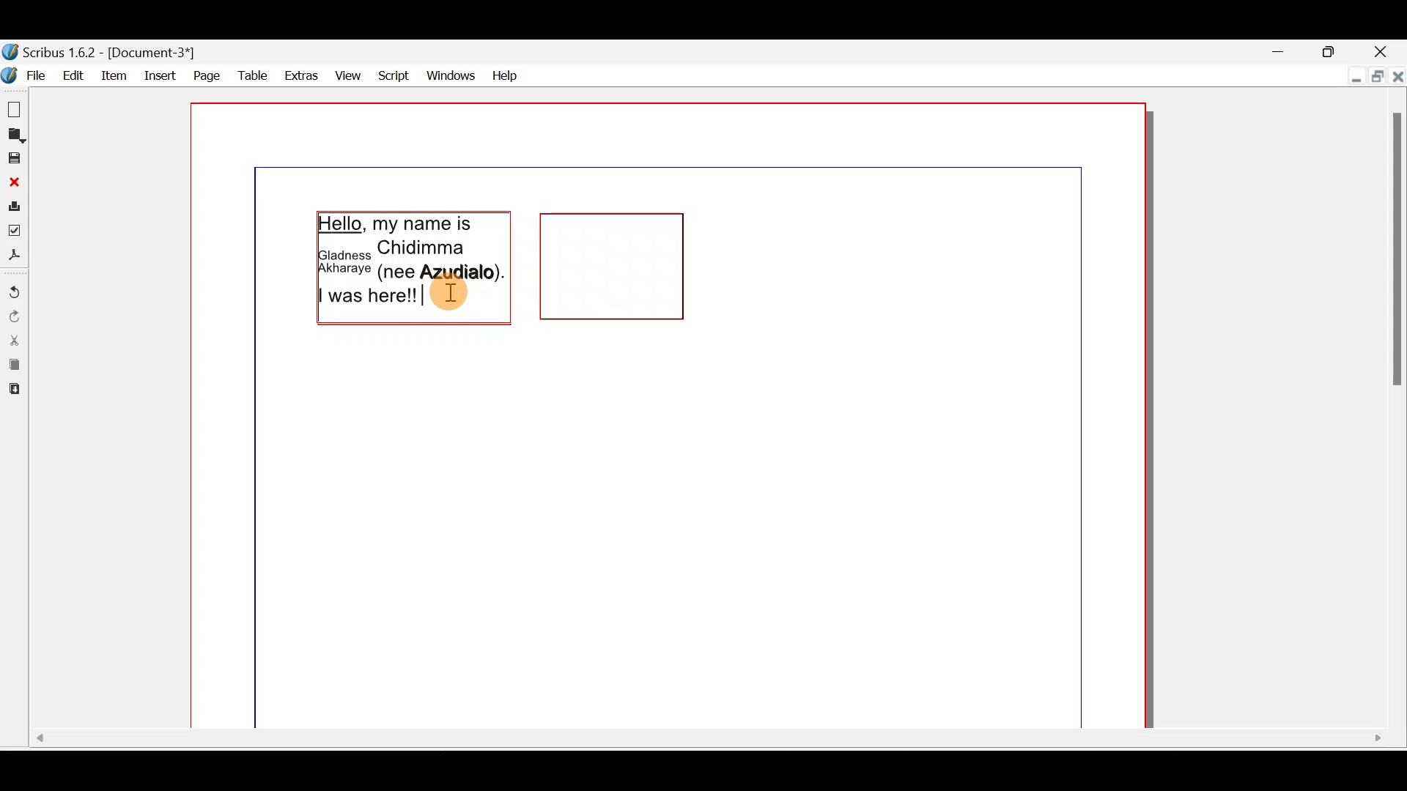  What do you see at coordinates (14, 182) in the screenshot?
I see `Close` at bounding box center [14, 182].